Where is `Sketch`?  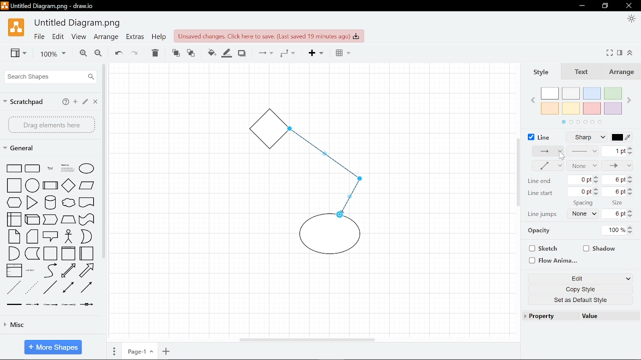
Sketch is located at coordinates (541, 249).